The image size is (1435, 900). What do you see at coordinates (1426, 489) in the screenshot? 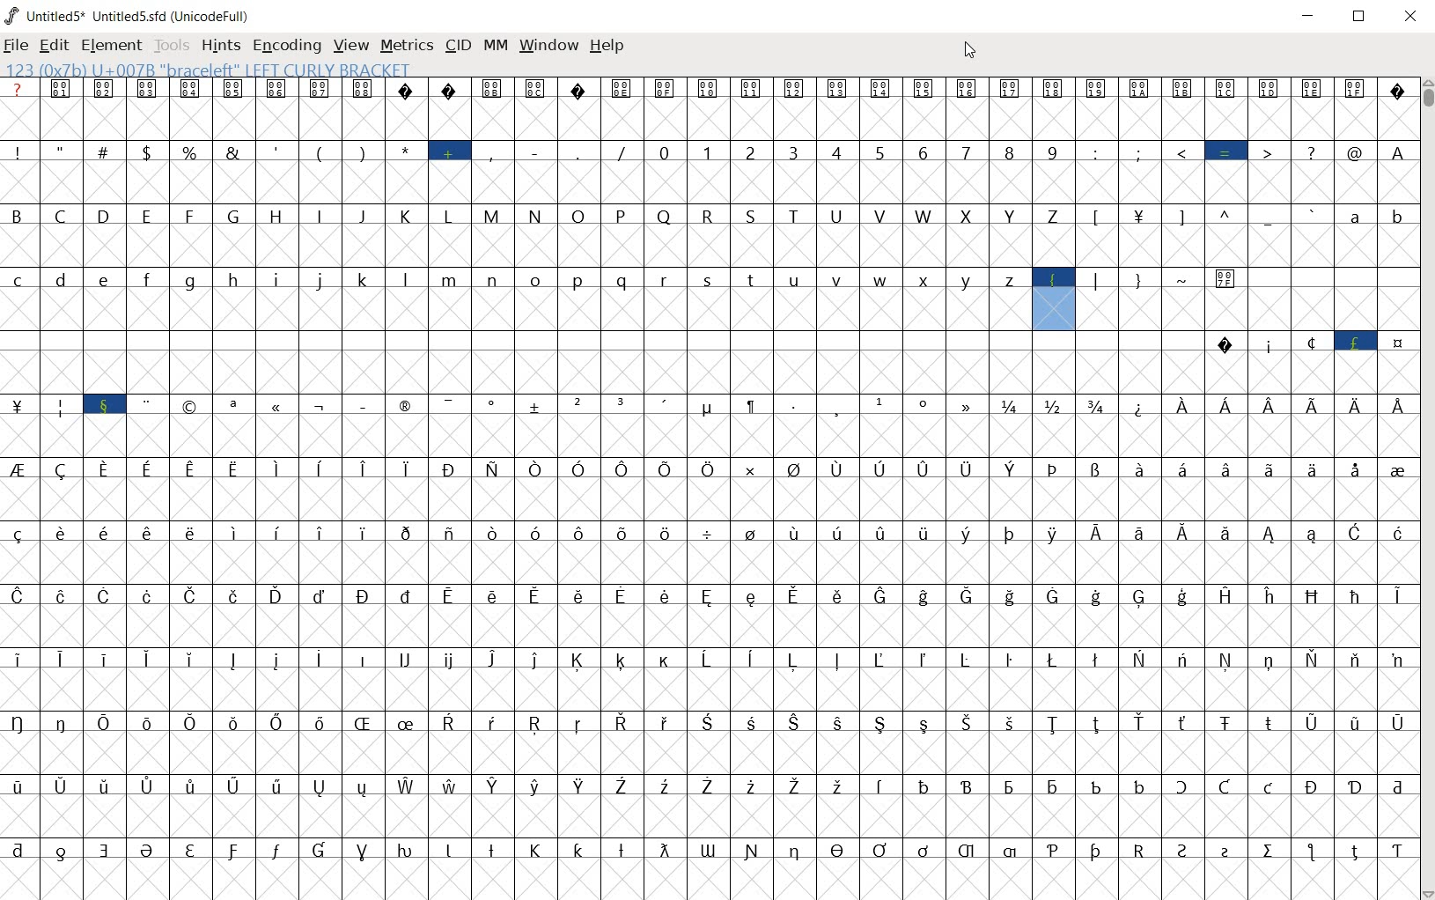
I see `SCROLLBAR` at bounding box center [1426, 489].